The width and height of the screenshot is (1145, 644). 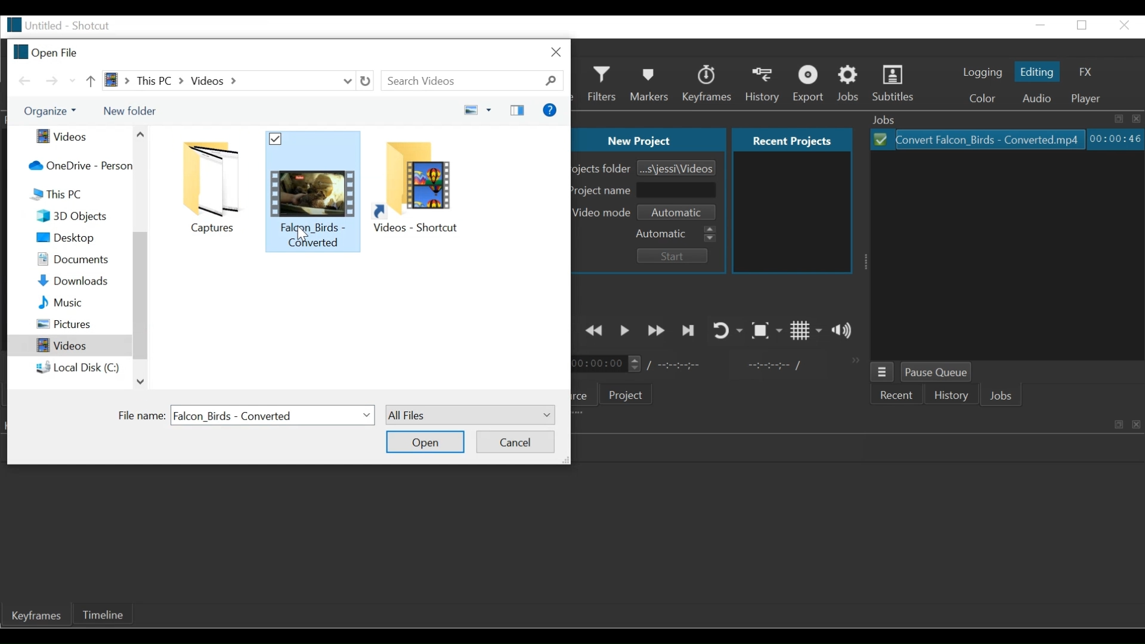 I want to click on Videos, so click(x=78, y=138).